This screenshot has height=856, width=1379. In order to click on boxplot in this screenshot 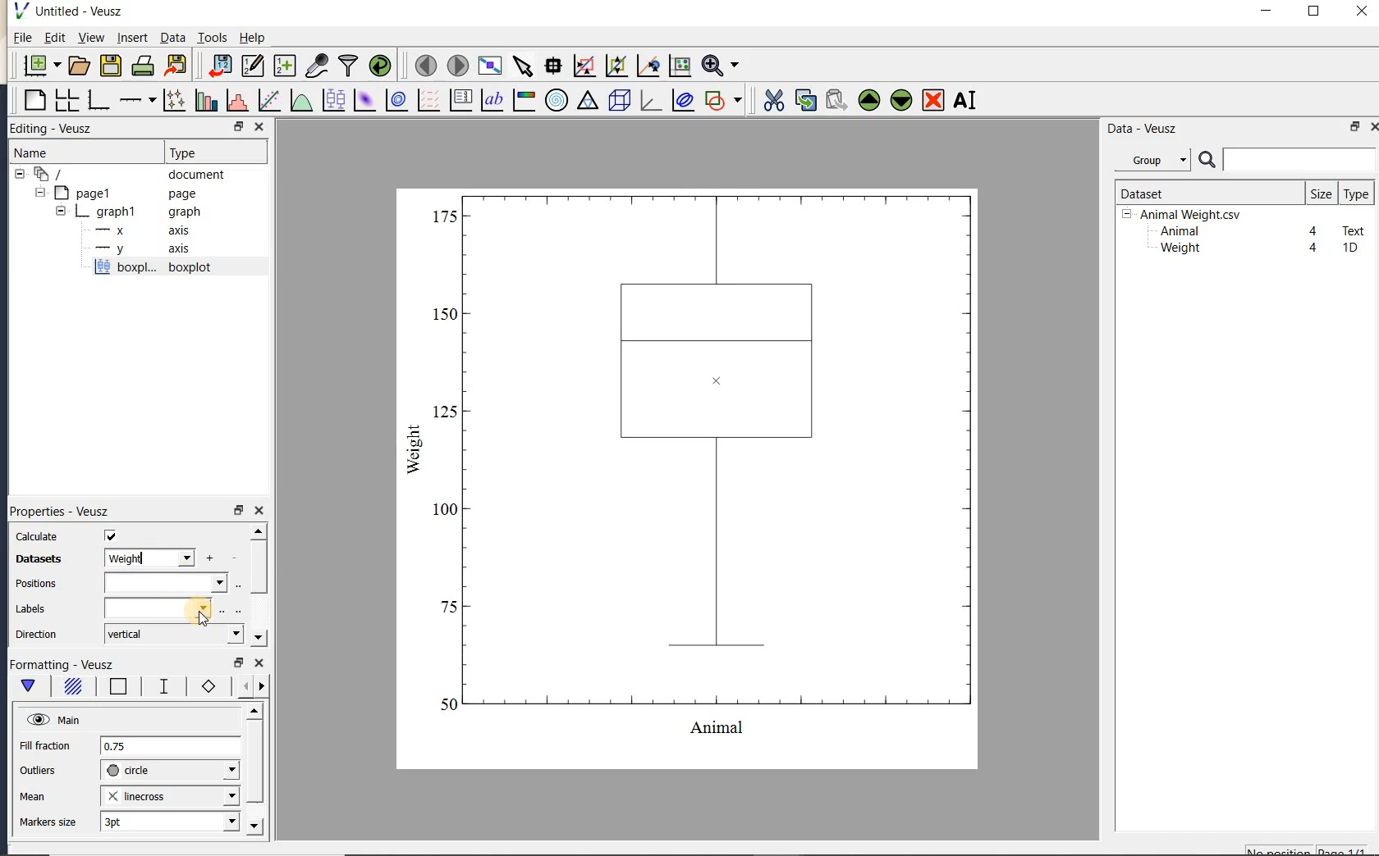, I will do `click(172, 269)`.